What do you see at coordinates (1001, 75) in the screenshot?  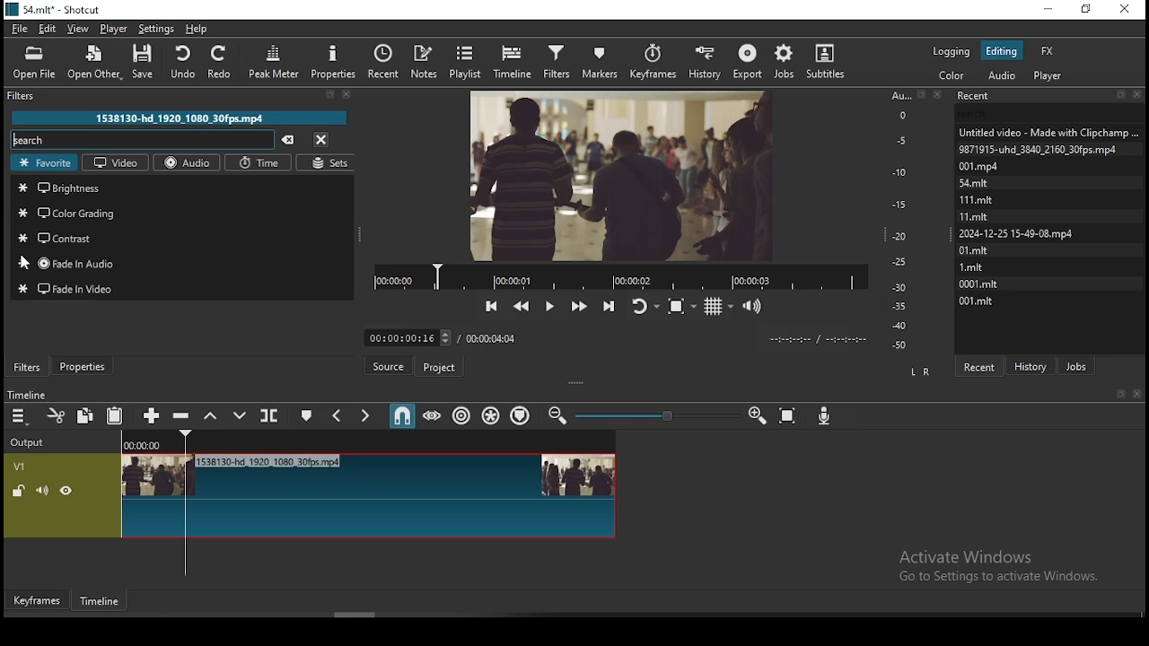 I see `audio` at bounding box center [1001, 75].